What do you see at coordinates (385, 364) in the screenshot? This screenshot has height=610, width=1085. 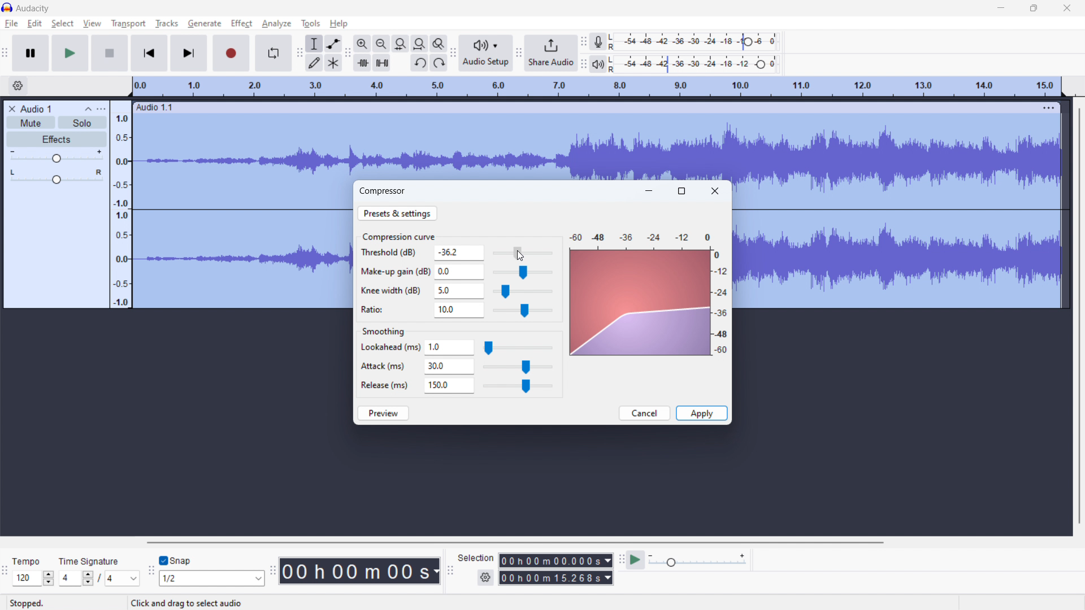 I see `Attack (ms)` at bounding box center [385, 364].